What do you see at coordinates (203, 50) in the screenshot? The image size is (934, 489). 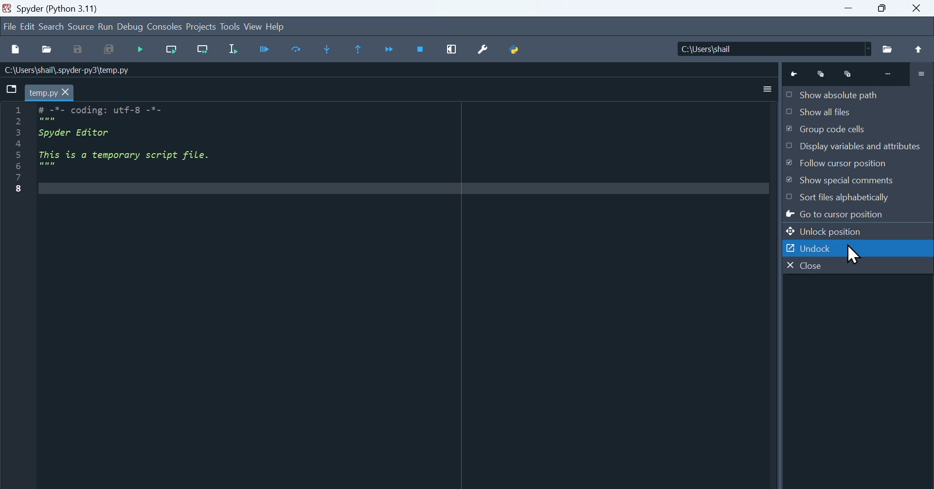 I see `Run cell till next function` at bounding box center [203, 50].